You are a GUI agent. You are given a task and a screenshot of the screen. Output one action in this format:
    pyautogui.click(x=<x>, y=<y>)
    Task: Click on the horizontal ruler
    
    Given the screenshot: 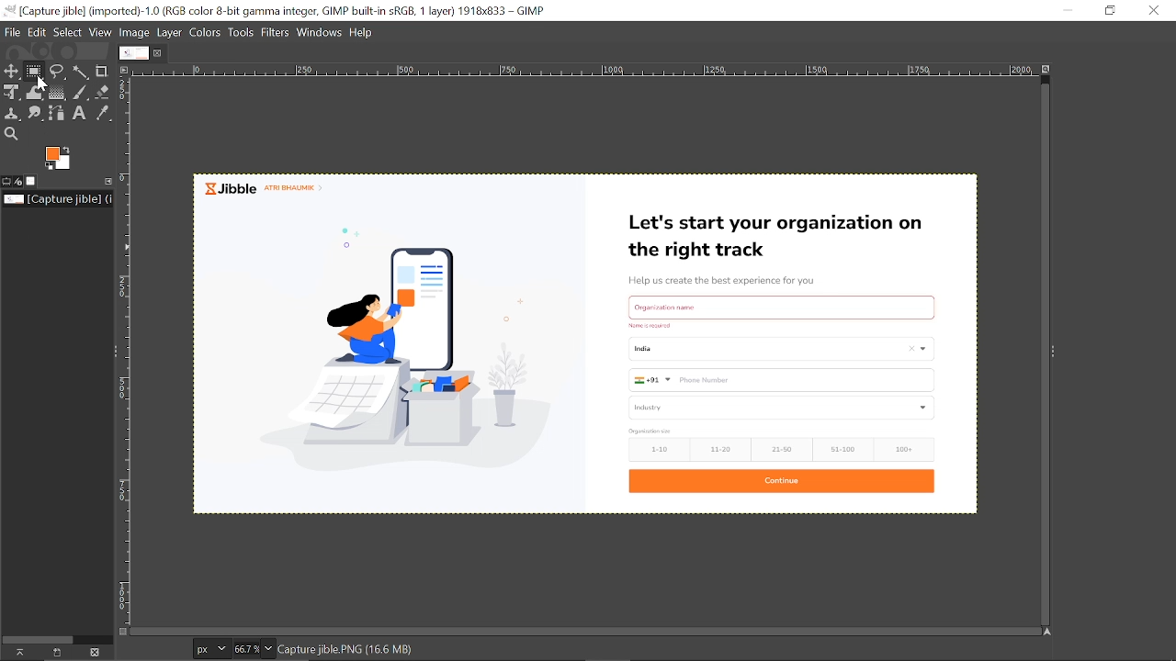 What is the action you would take?
    pyautogui.click(x=578, y=71)
    